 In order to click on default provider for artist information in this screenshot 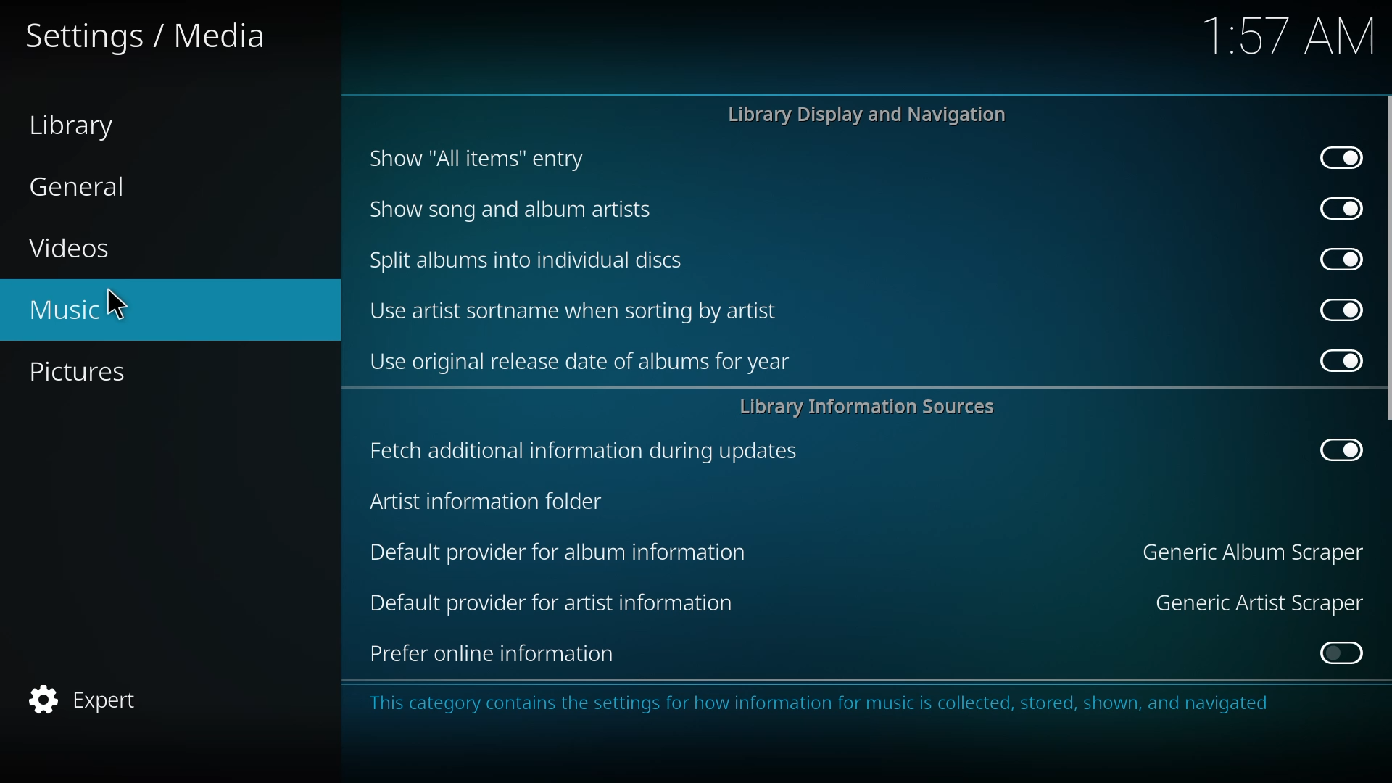, I will do `click(552, 603)`.